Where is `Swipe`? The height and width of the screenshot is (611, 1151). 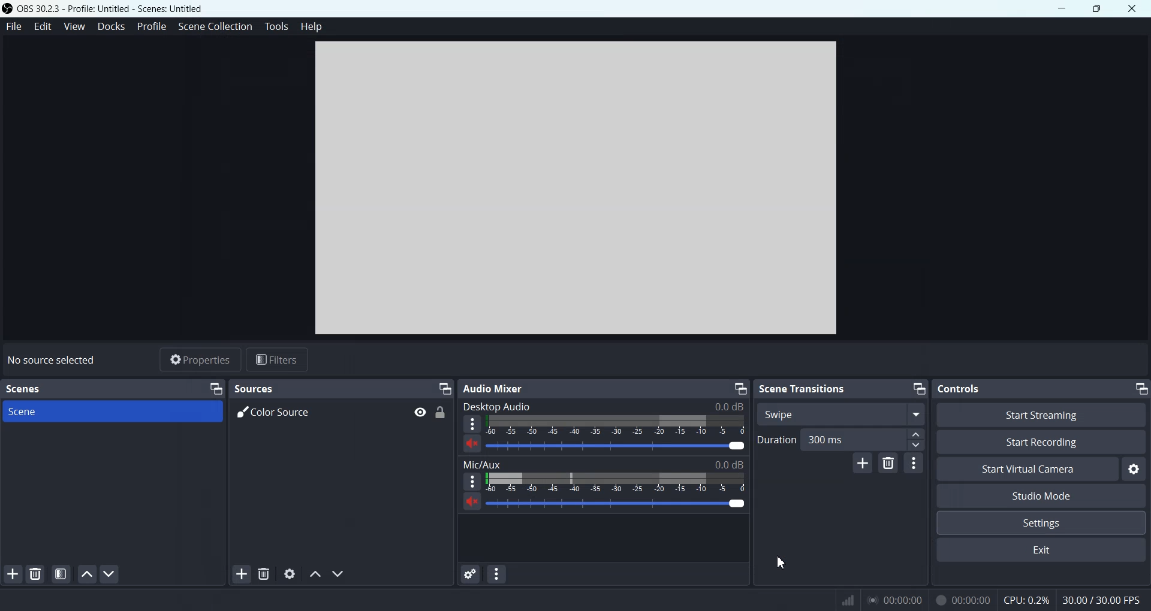 Swipe is located at coordinates (840, 413).